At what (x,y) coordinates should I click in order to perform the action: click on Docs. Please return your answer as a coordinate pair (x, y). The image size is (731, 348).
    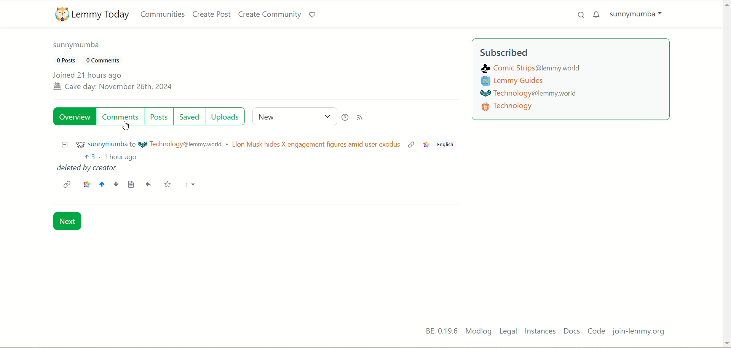
    Looking at the image, I should click on (573, 331).